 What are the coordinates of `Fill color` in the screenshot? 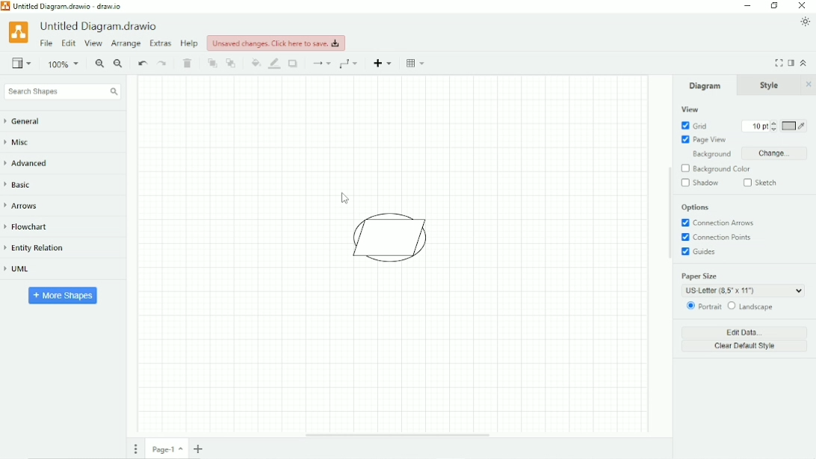 It's located at (256, 63).